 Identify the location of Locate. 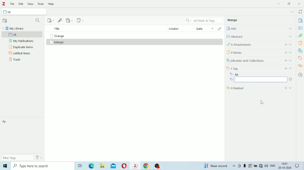
(300, 75).